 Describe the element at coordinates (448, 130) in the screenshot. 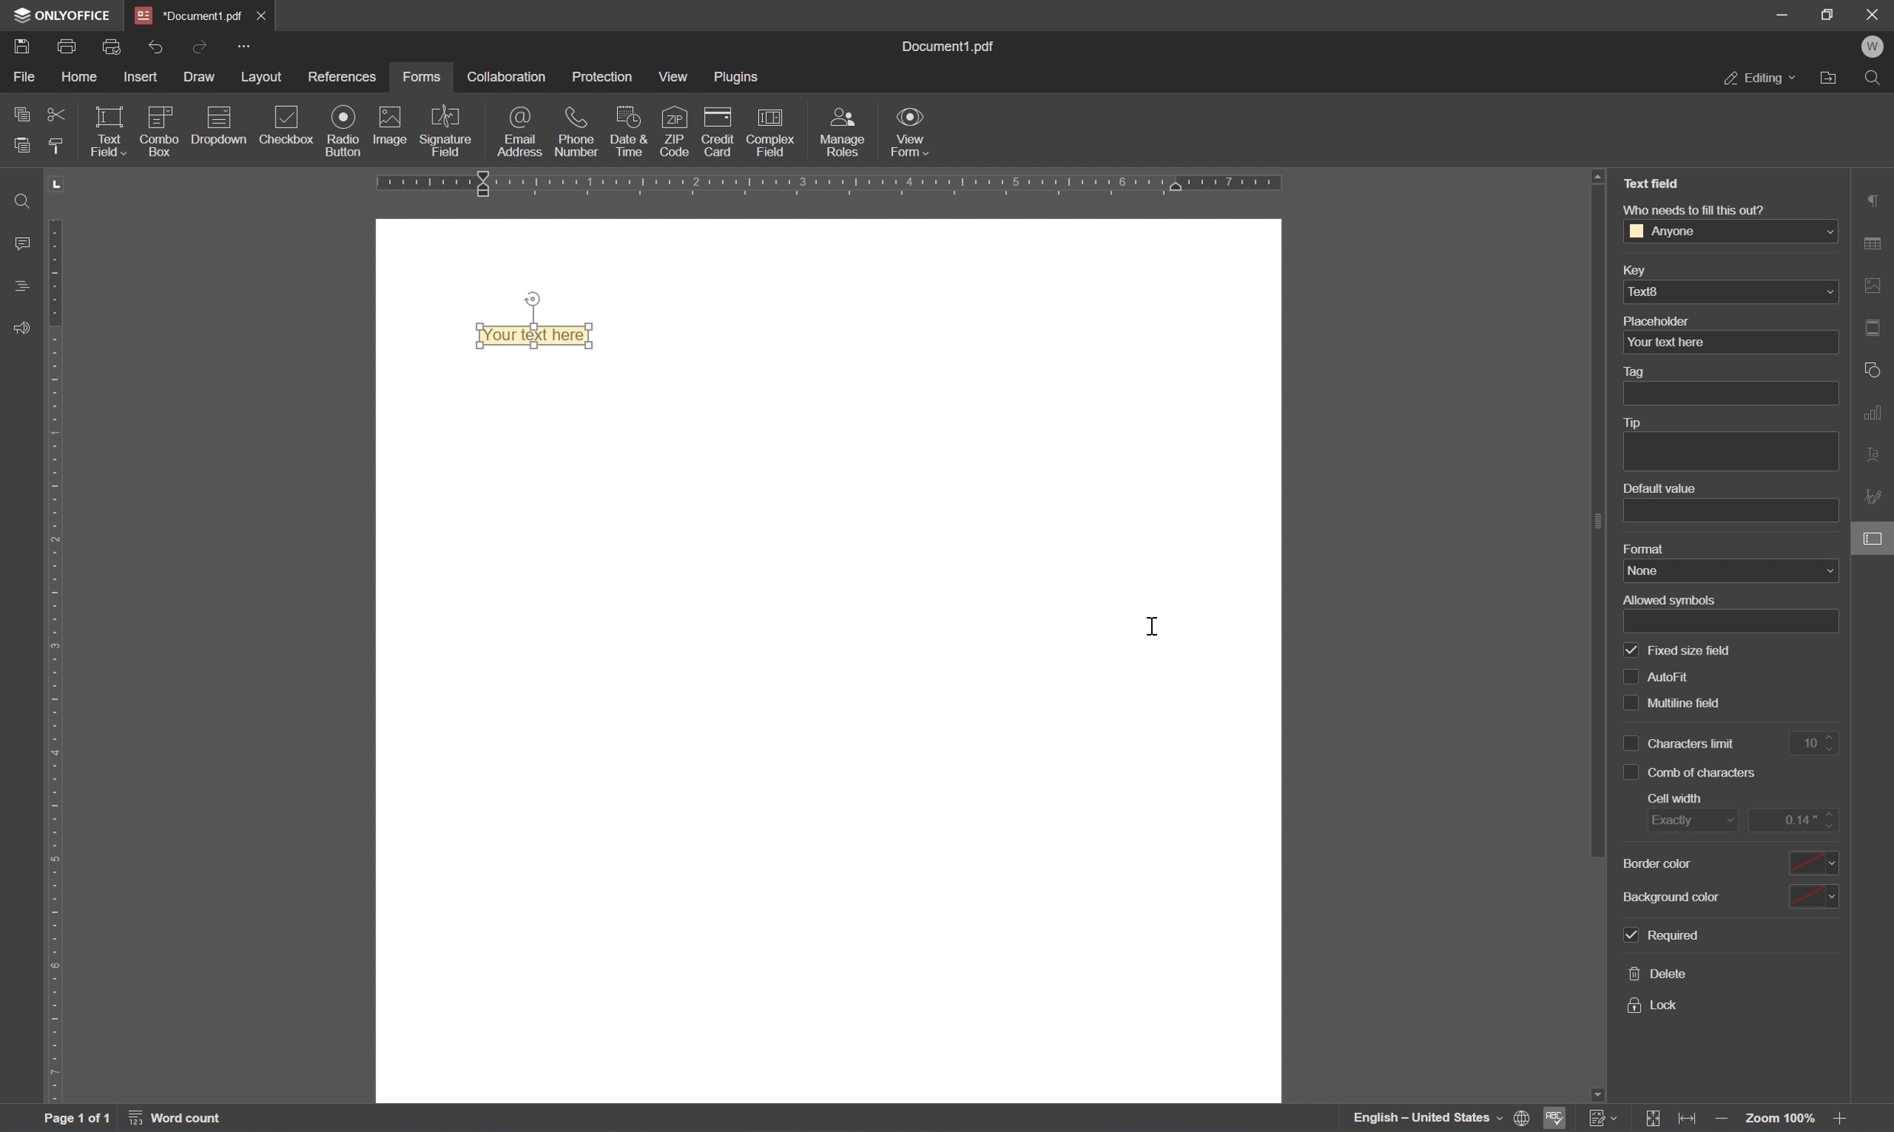

I see `signature field` at that location.